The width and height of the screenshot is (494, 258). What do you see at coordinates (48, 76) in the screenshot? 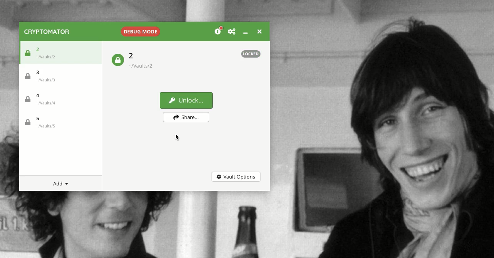
I see `Vault 3` at bounding box center [48, 76].